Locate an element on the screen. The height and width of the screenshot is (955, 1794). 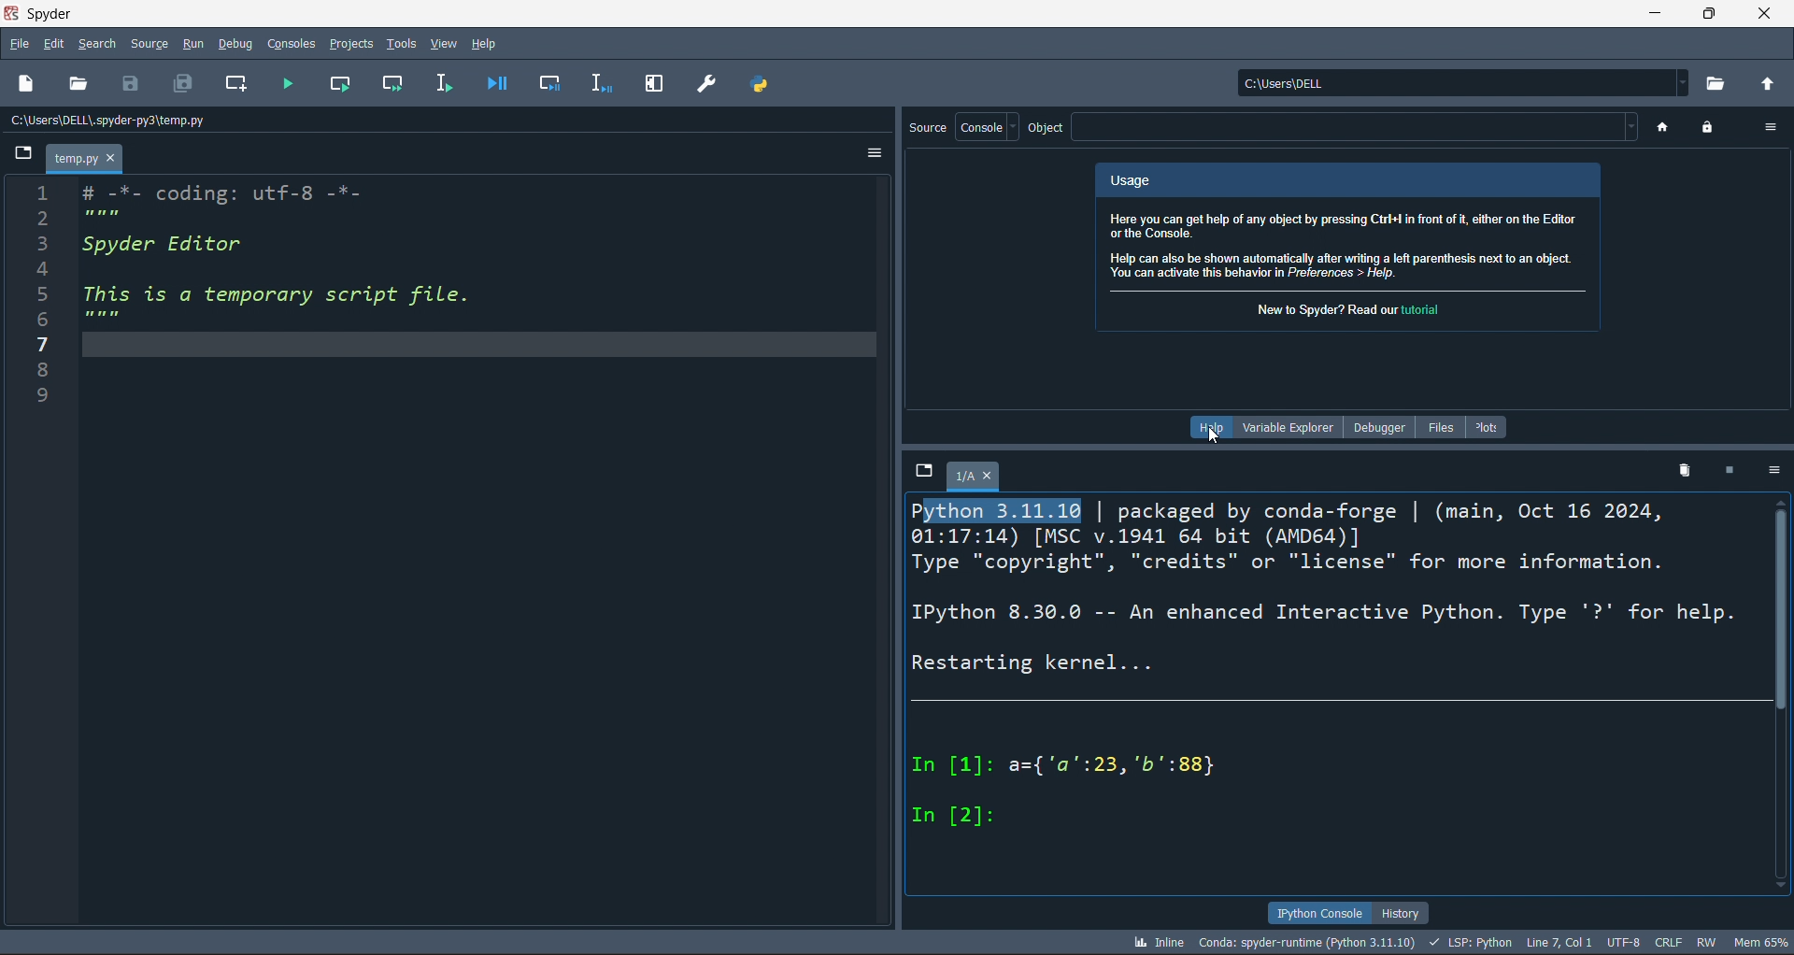
1 # -*- coding: utf-8 -*-

5 mem

3 Spyder Editor

4

5 This is a temporary script file.
PR

7/

8

9 is located at coordinates (272, 298).